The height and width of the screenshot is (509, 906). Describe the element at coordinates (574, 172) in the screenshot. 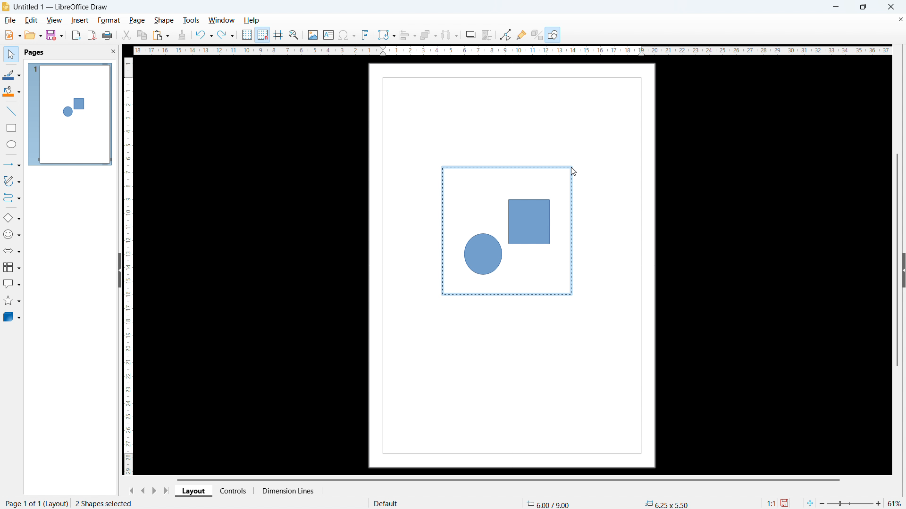

I see `cursor` at that location.